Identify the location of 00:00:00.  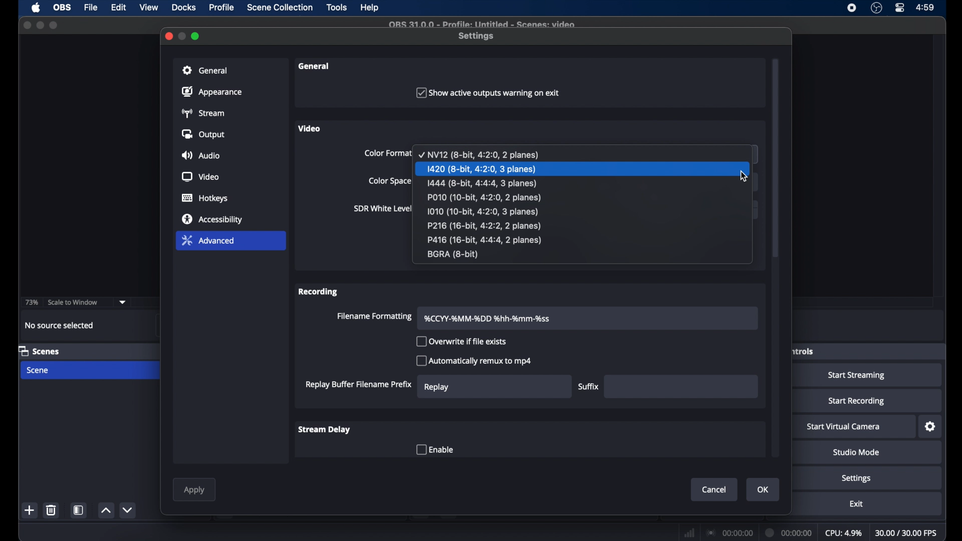
(730, 532).